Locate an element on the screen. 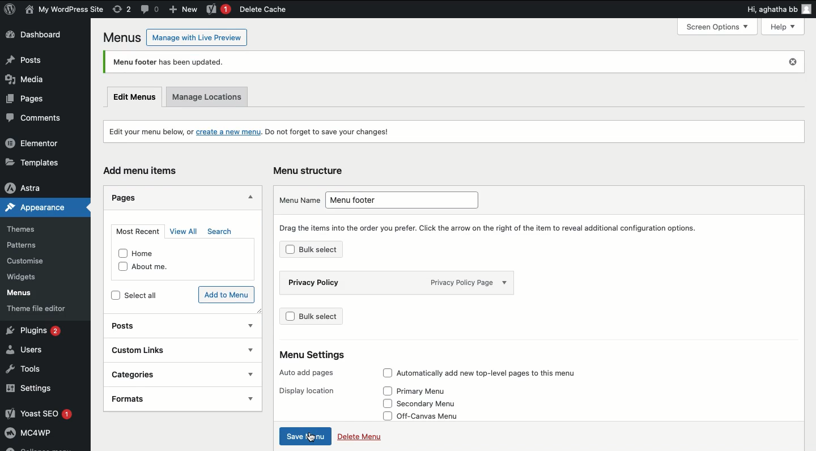 The height and width of the screenshot is (451, 816). Menu footer is located at coordinates (401, 201).